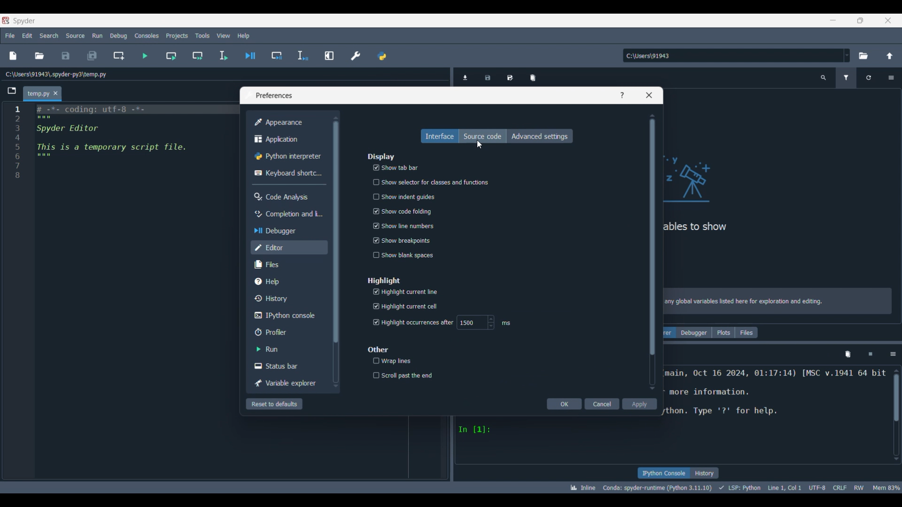  I want to click on Browse a default directory, so click(863, 56).